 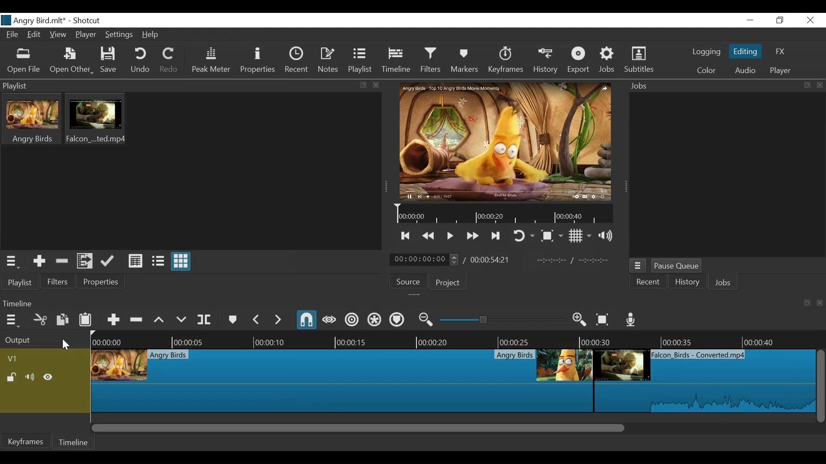 What do you see at coordinates (329, 60) in the screenshot?
I see `Notes` at bounding box center [329, 60].